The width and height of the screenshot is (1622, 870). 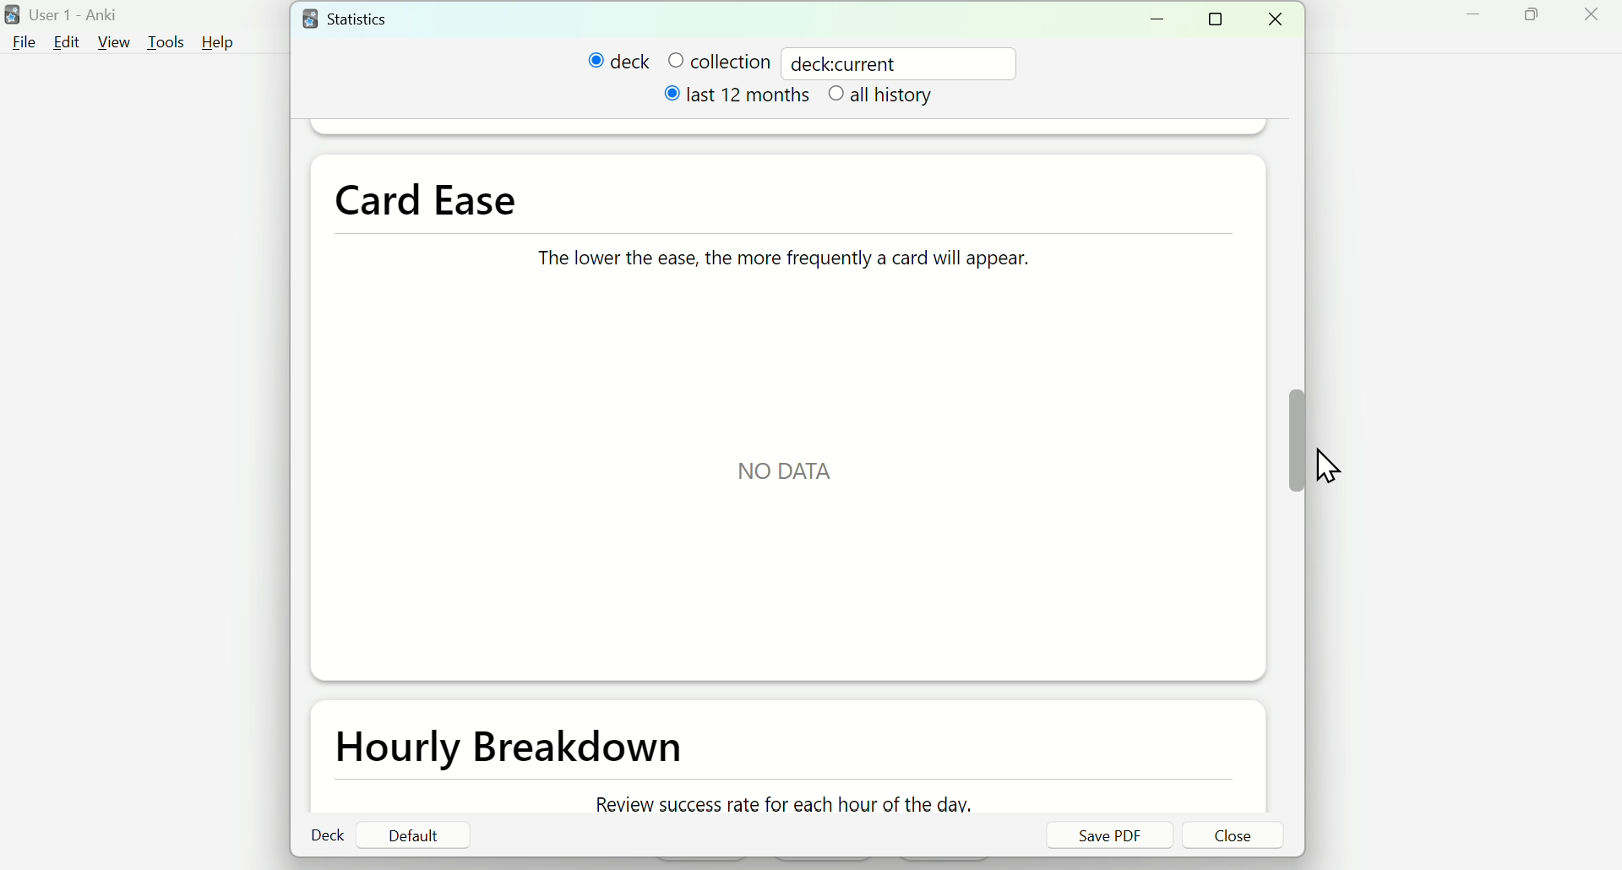 What do you see at coordinates (1328, 458) in the screenshot?
I see `cursor` at bounding box center [1328, 458].